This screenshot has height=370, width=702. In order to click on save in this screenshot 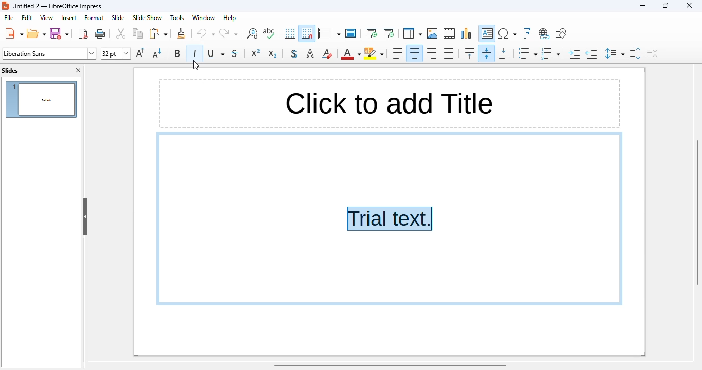, I will do `click(60, 33)`.